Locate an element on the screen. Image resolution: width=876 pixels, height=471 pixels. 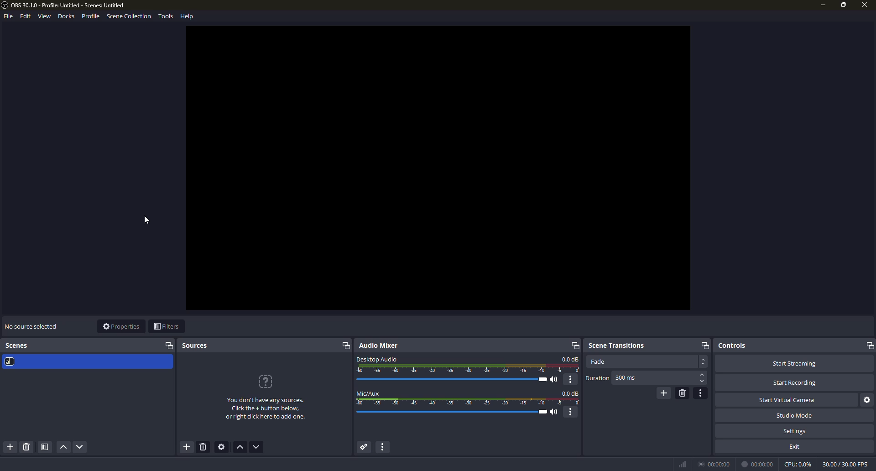
profile is located at coordinates (90, 16).